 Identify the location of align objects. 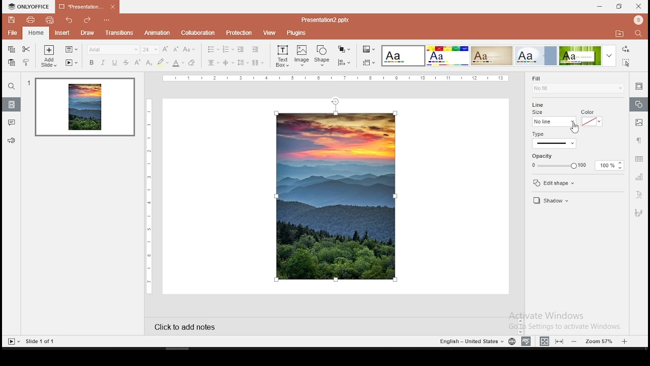
(344, 62).